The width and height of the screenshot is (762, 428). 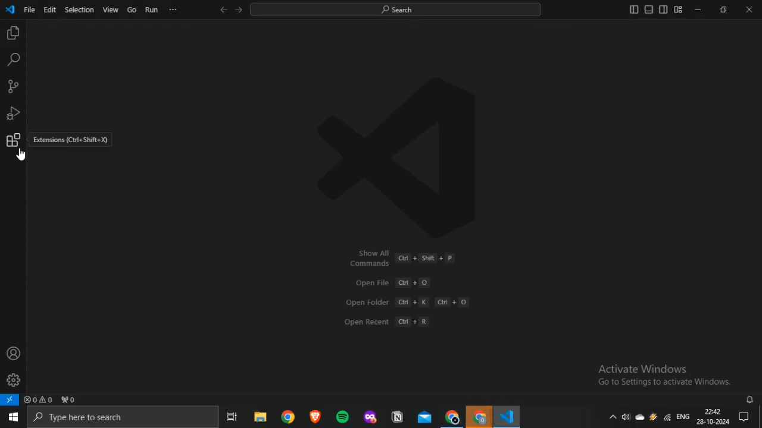 What do you see at coordinates (745, 417) in the screenshot?
I see `Notifications` at bounding box center [745, 417].